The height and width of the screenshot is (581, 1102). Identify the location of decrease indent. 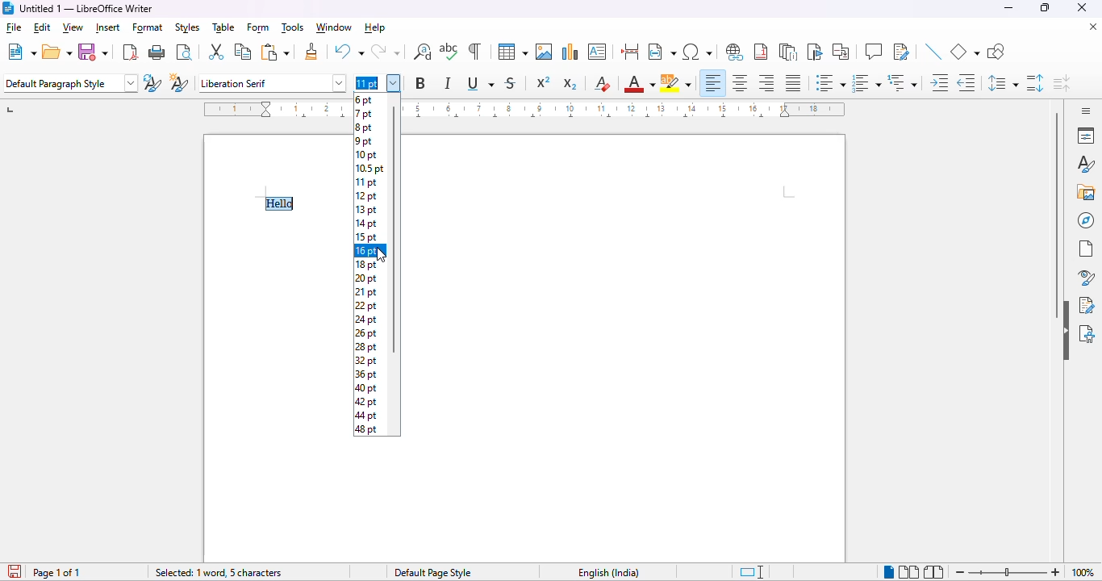
(966, 83).